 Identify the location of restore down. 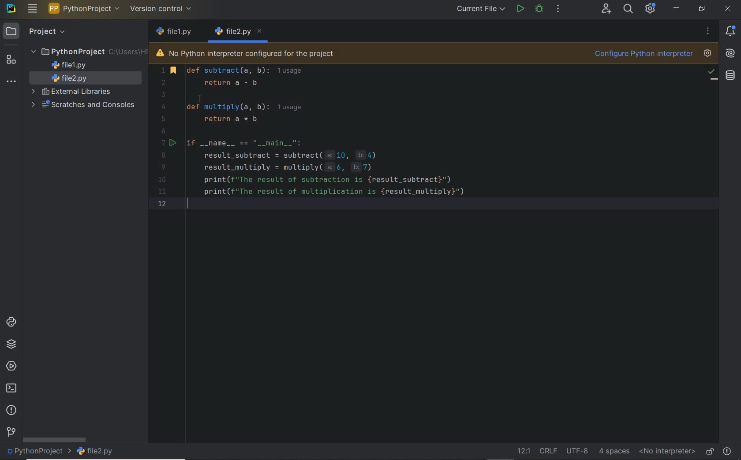
(701, 8).